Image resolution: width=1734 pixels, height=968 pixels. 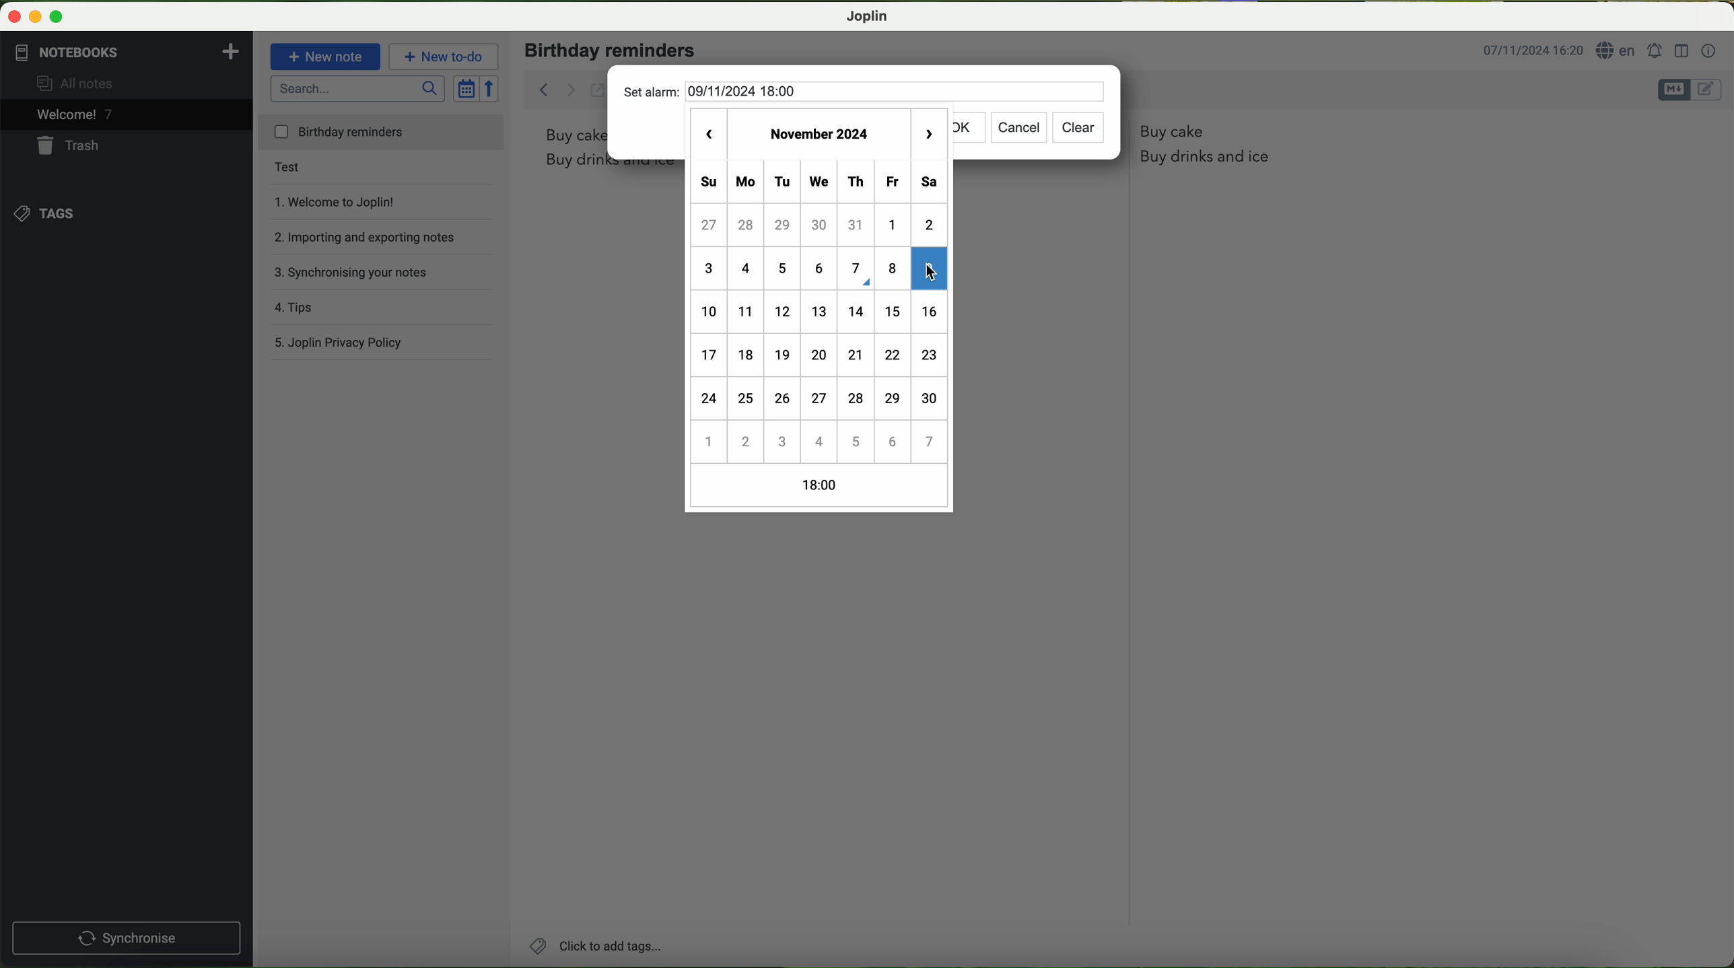 What do you see at coordinates (1533, 50) in the screenshot?
I see `date and hour` at bounding box center [1533, 50].